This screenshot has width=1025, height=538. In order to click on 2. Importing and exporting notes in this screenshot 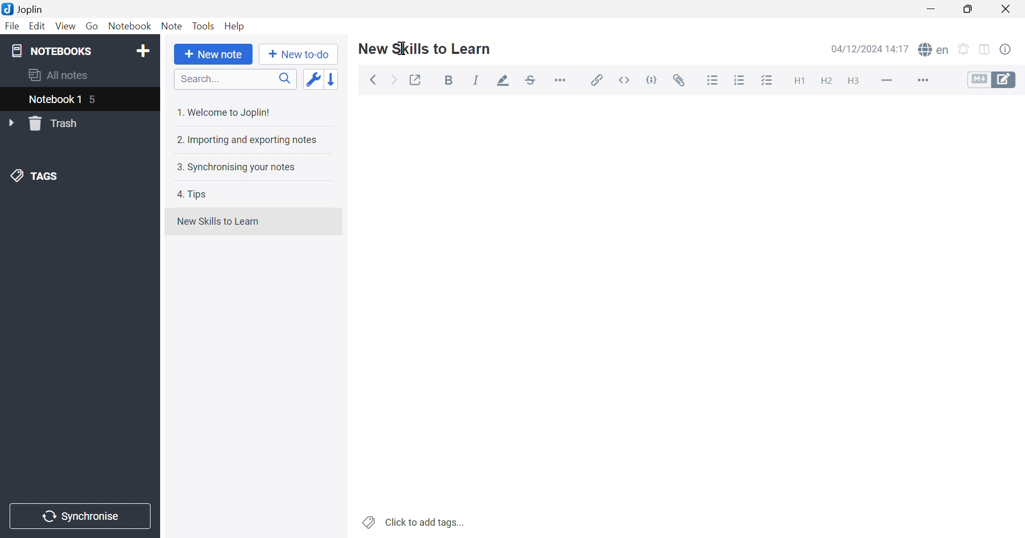, I will do `click(246, 139)`.